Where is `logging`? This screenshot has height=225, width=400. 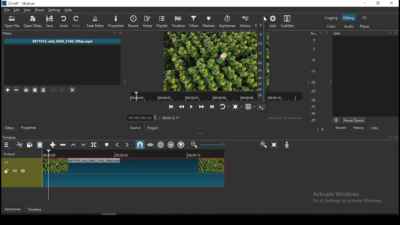 logging is located at coordinates (332, 18).